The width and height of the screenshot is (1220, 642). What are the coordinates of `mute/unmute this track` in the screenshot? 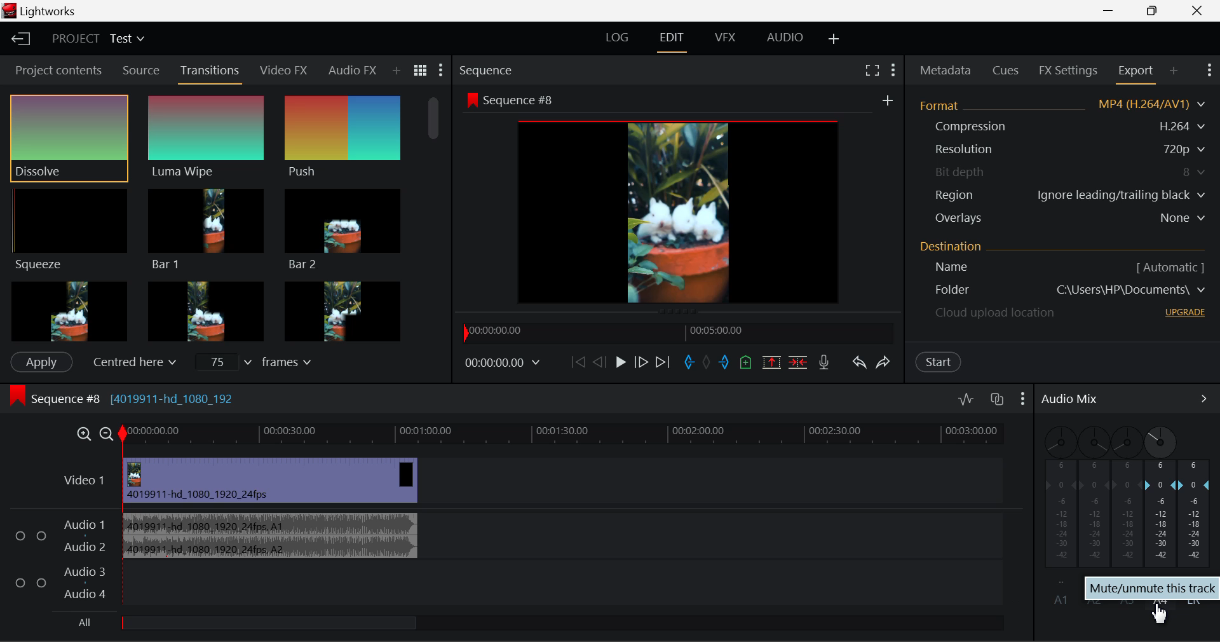 It's located at (1152, 589).